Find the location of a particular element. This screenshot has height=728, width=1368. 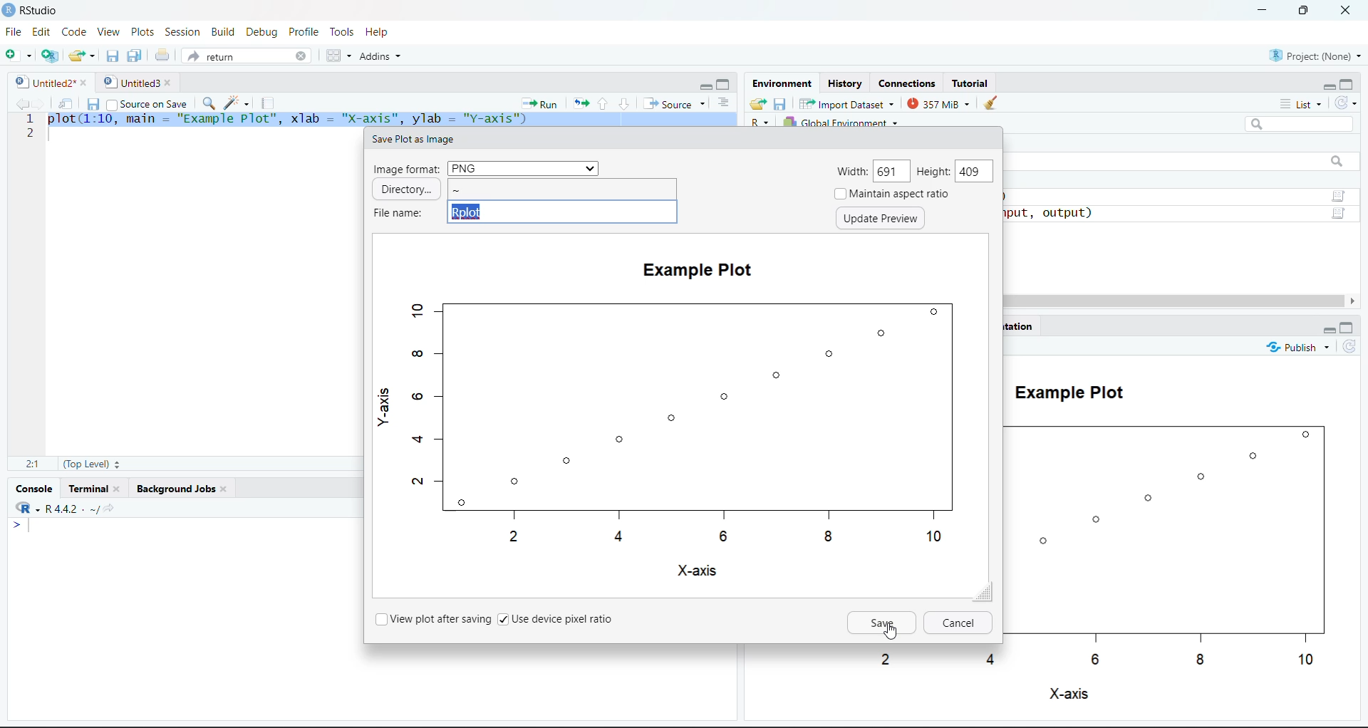

RStudio Logo is located at coordinates (21, 506).